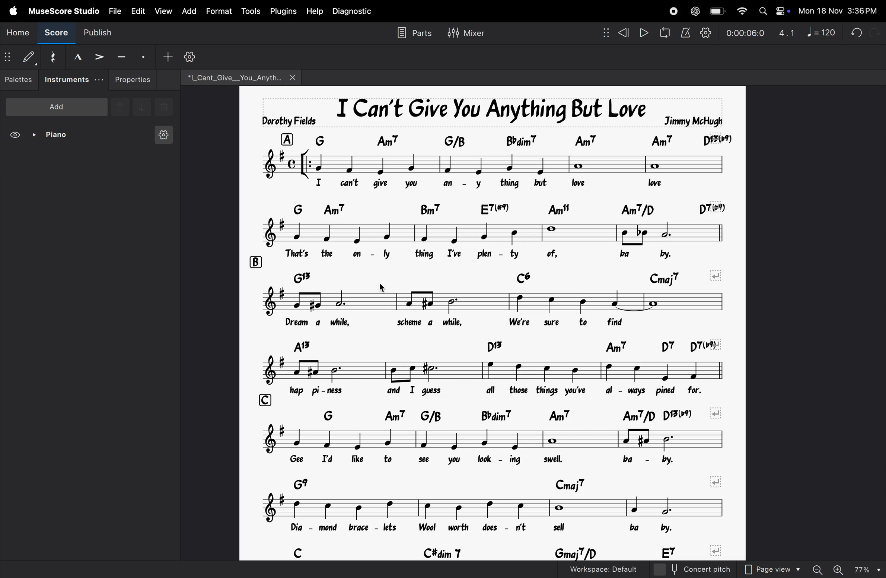 The image size is (886, 578). What do you see at coordinates (96, 34) in the screenshot?
I see `publish` at bounding box center [96, 34].